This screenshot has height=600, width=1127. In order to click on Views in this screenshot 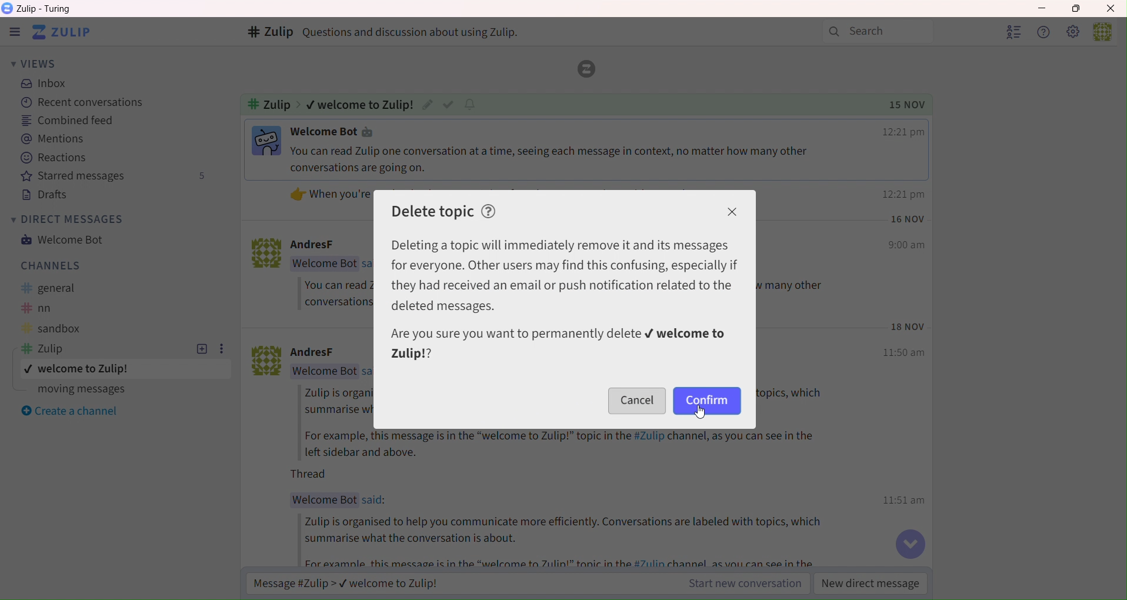, I will do `click(32, 64)`.